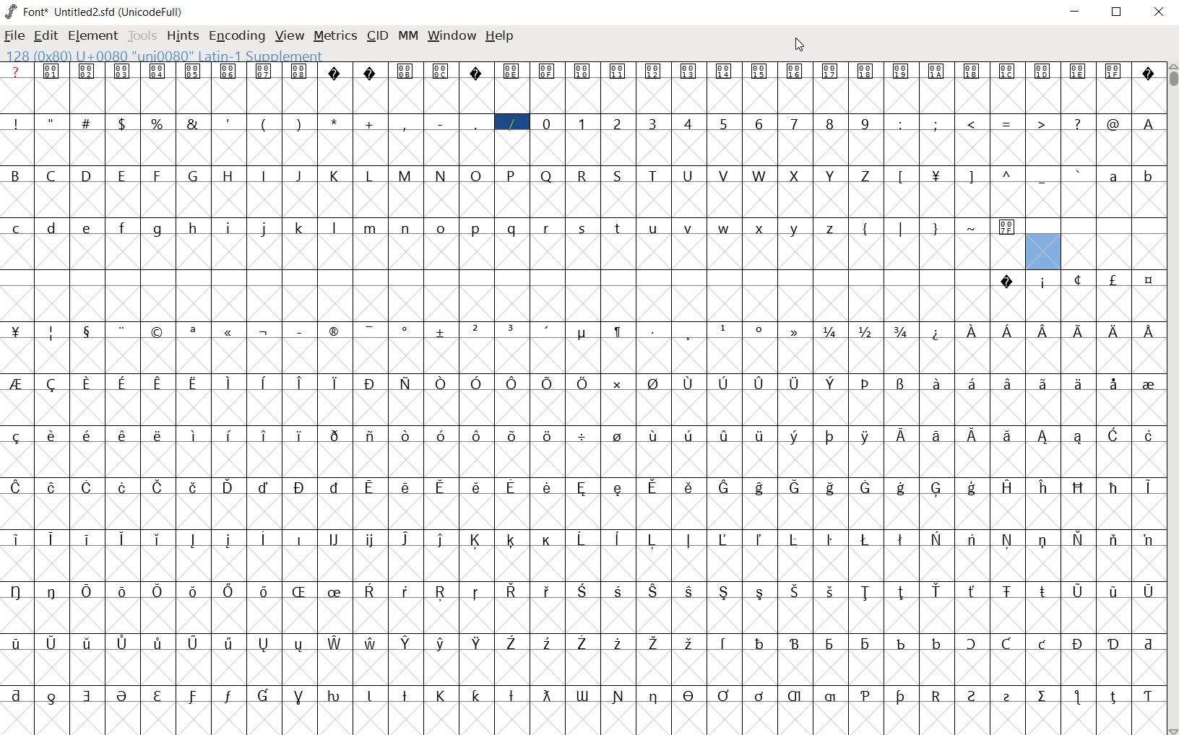  What do you see at coordinates (1113, 488) in the screenshot?
I see `glyph` at bounding box center [1113, 488].